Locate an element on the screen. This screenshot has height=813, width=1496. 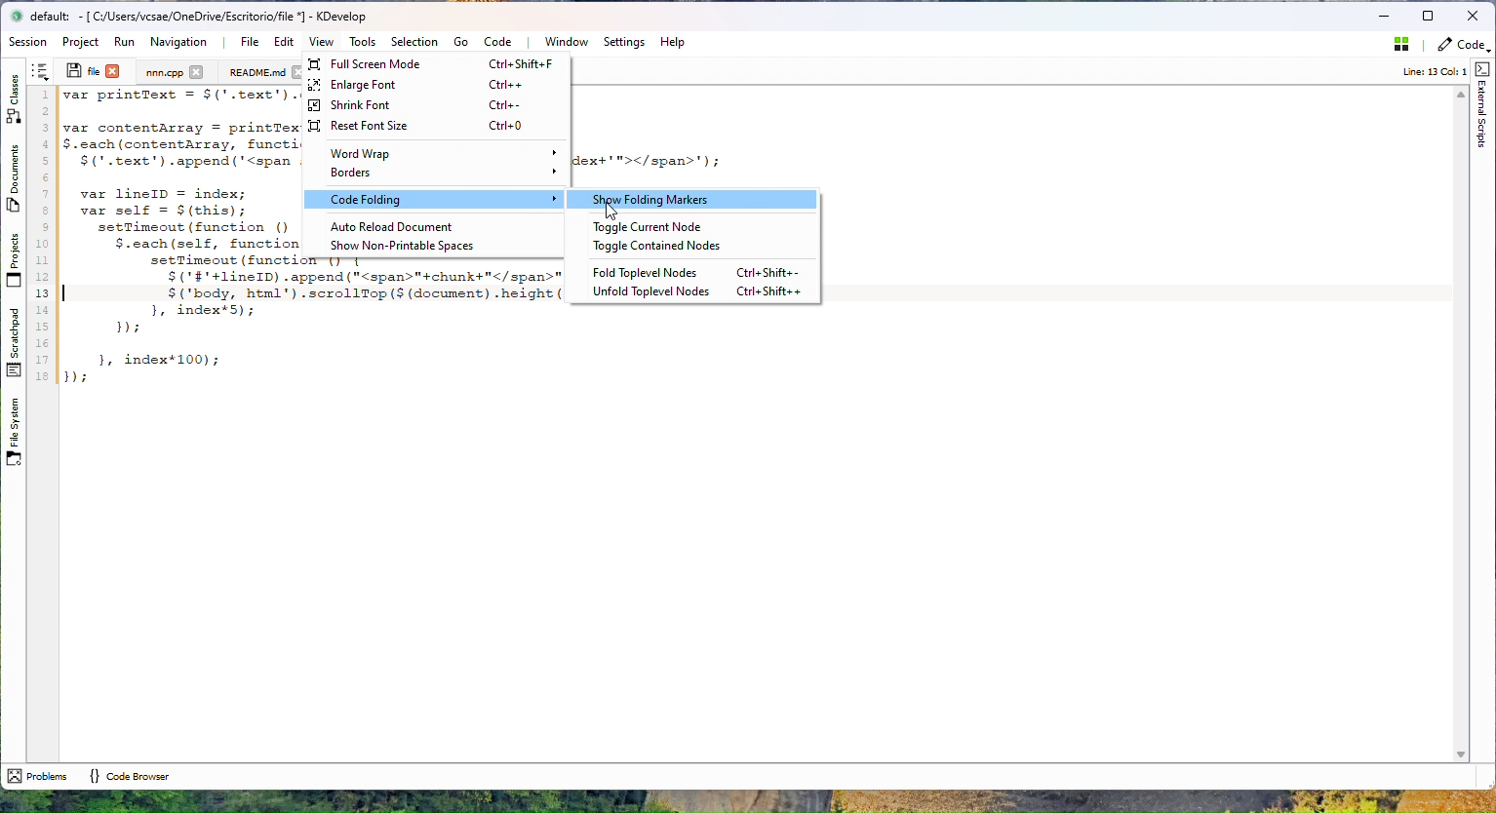
Code is located at coordinates (501, 41).